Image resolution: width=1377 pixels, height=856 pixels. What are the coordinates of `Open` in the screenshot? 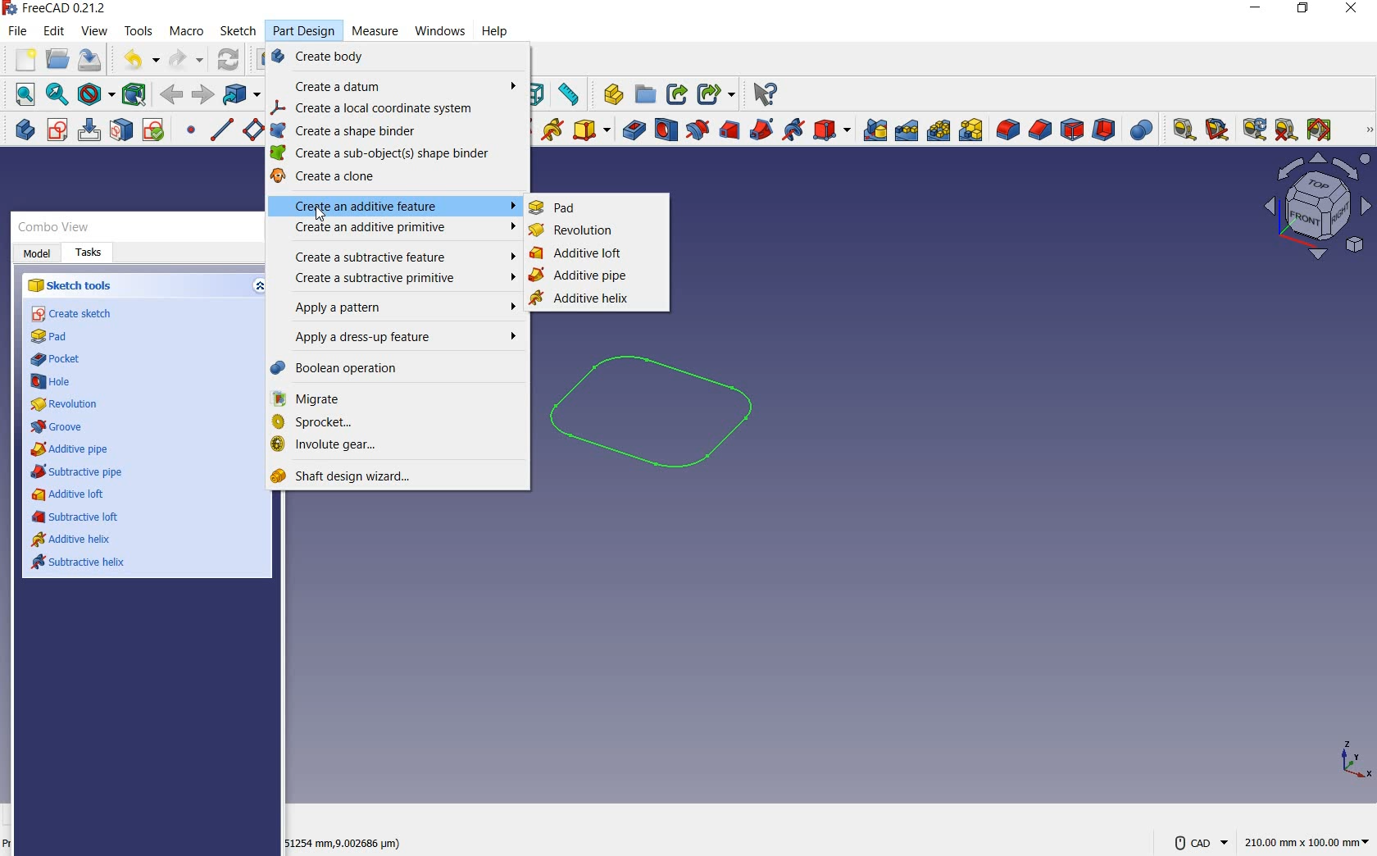 It's located at (648, 91).